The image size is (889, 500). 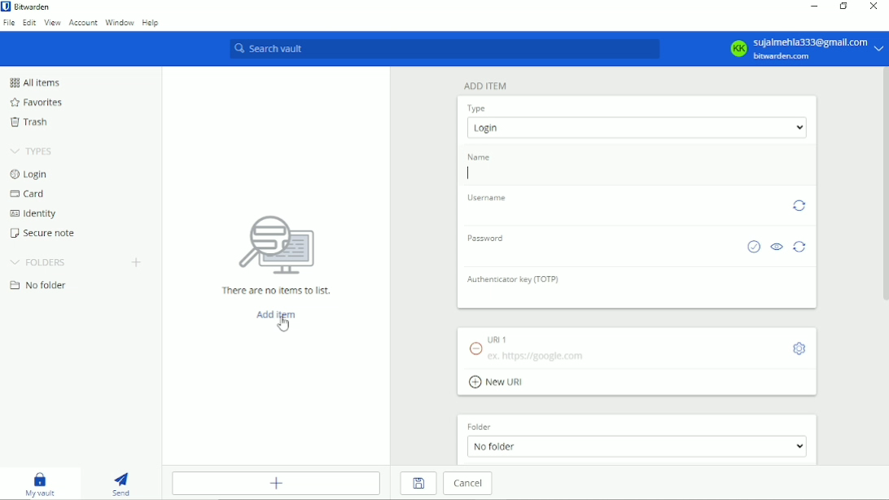 What do you see at coordinates (28, 194) in the screenshot?
I see `Card` at bounding box center [28, 194].